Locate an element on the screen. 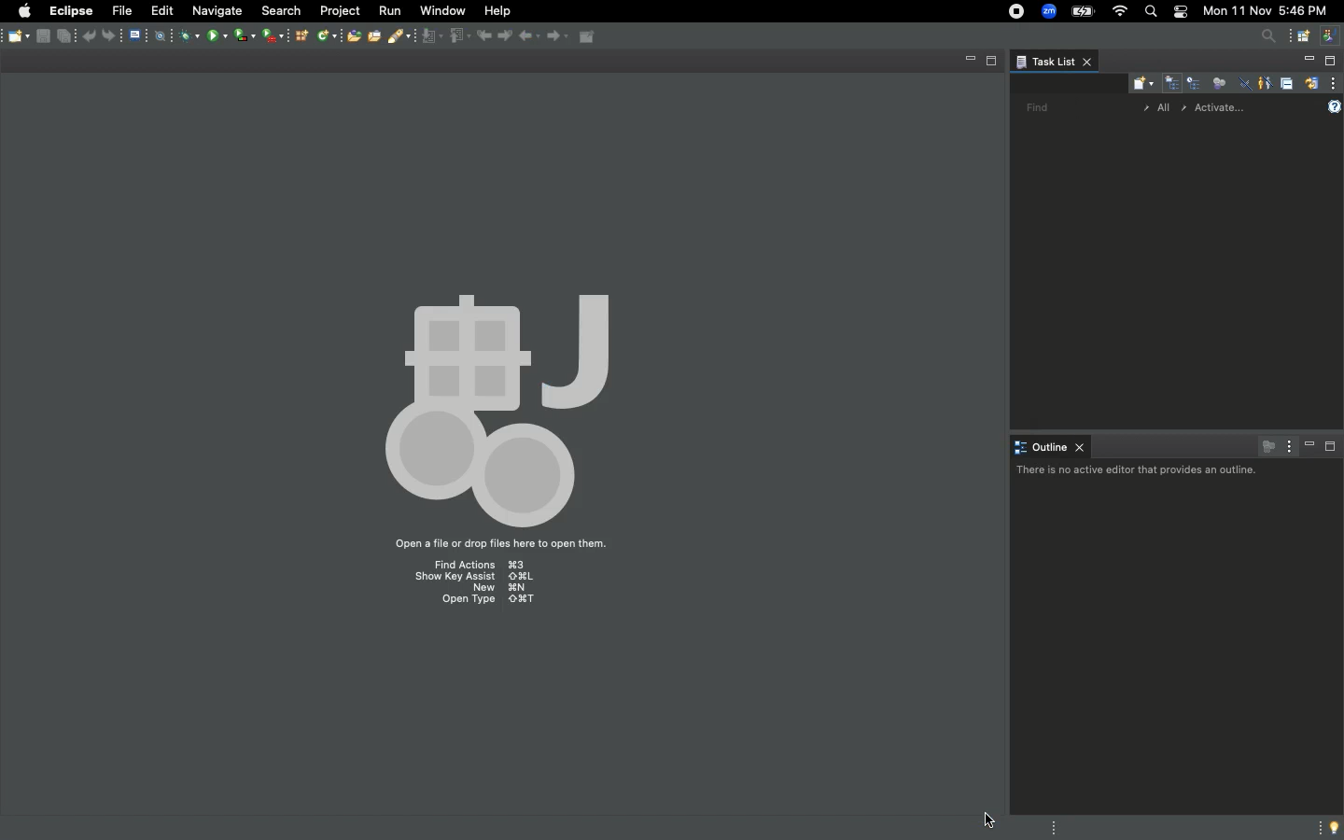 The height and width of the screenshot is (840, 1344). Cursor is located at coordinates (997, 821).